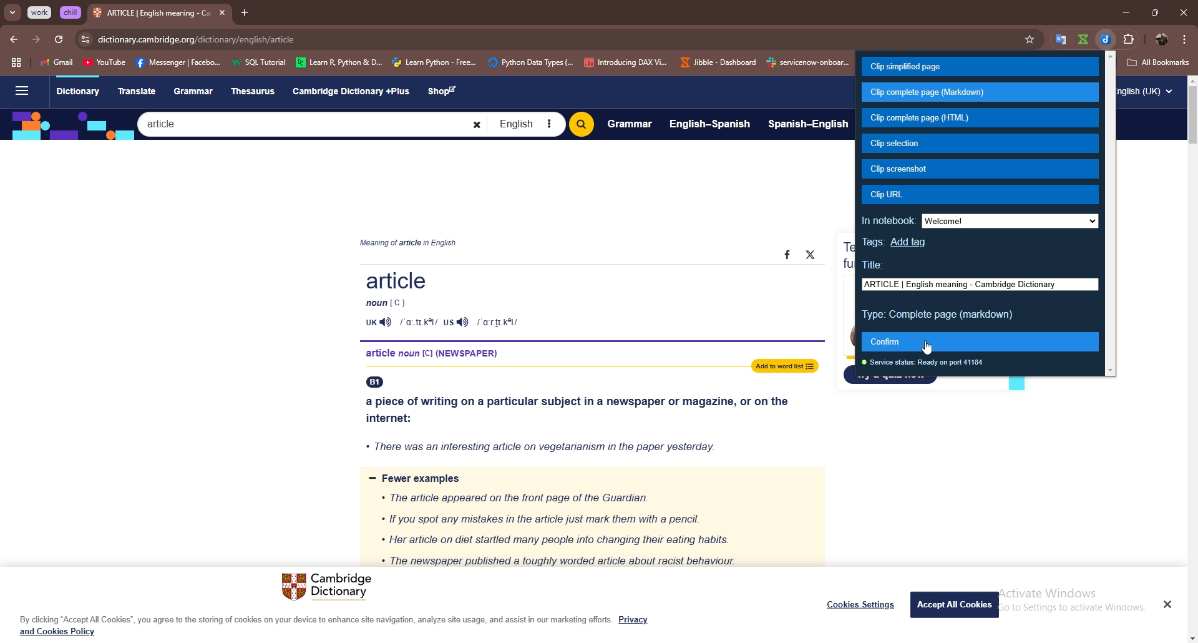  What do you see at coordinates (526, 124) in the screenshot?
I see `English  ` at bounding box center [526, 124].